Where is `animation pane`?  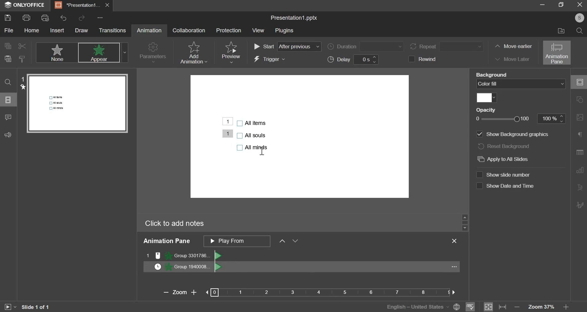
animation pane is located at coordinates (166, 241).